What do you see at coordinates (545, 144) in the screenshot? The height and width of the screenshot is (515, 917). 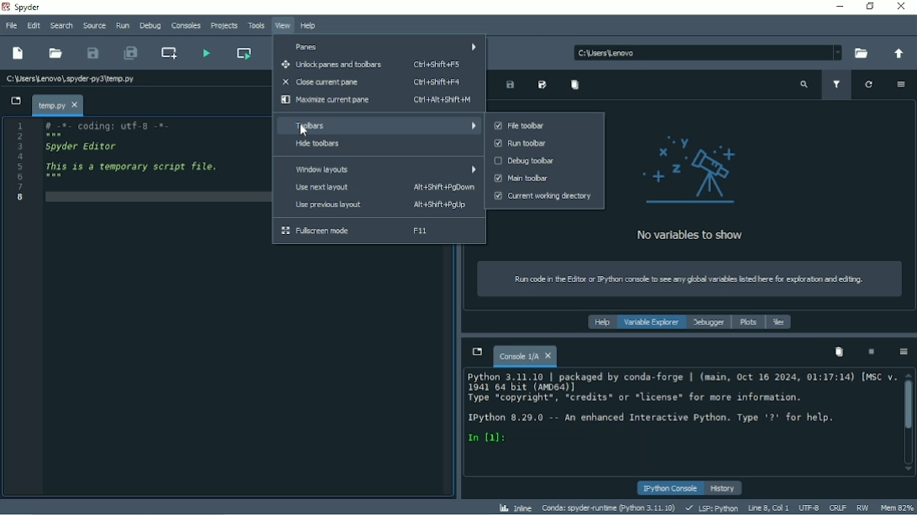 I see `Run toolbar` at bounding box center [545, 144].